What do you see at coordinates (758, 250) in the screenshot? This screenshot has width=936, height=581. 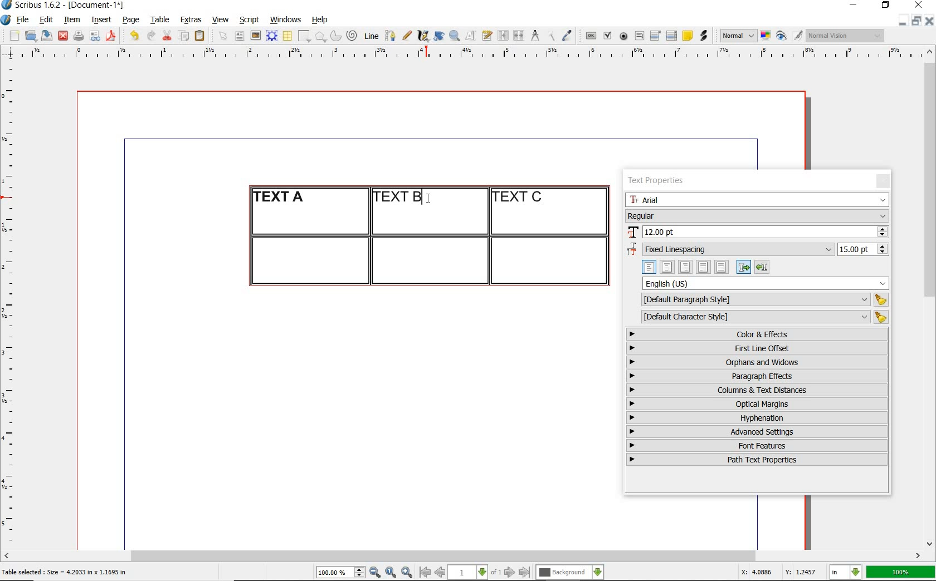 I see `fixed linespacing` at bounding box center [758, 250].